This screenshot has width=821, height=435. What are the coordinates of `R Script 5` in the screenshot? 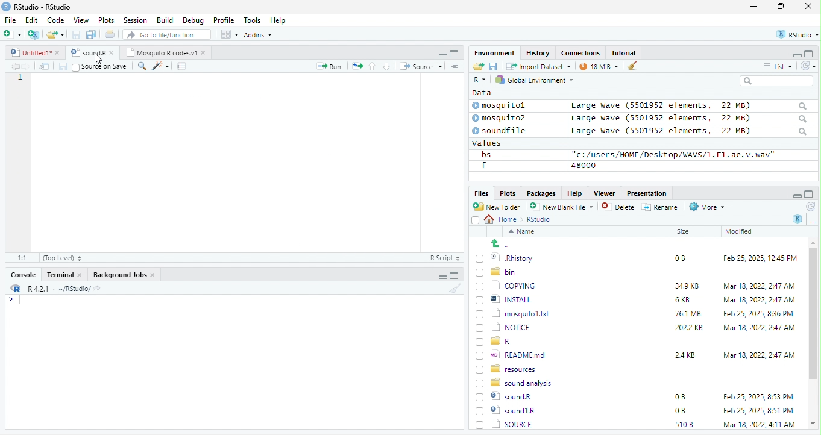 It's located at (445, 258).